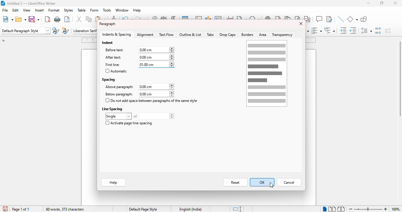  Describe the element at coordinates (54, 10) in the screenshot. I see `format` at that location.